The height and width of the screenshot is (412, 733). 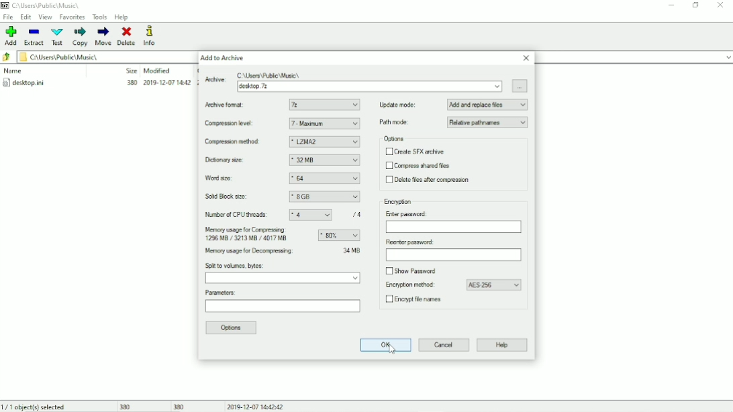 What do you see at coordinates (417, 301) in the screenshot?
I see `Encrypt file names` at bounding box center [417, 301].